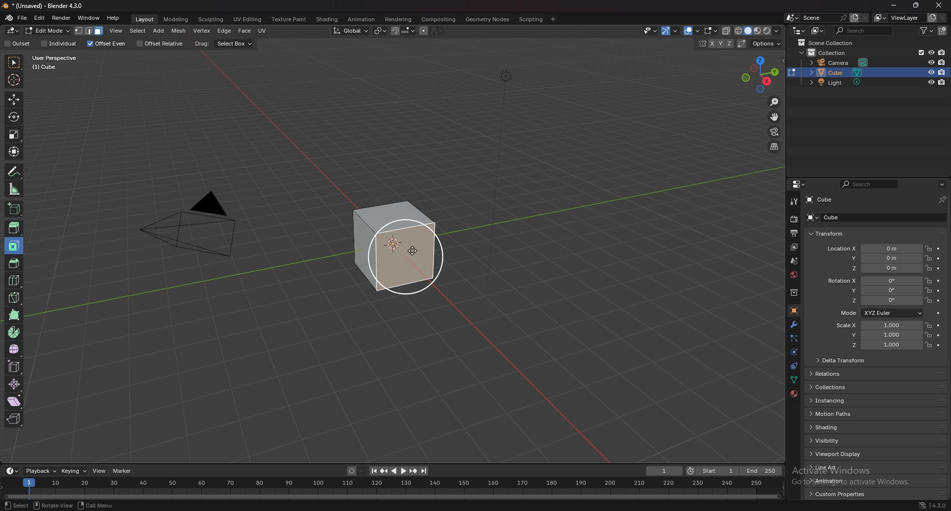 Image resolution: width=951 pixels, height=511 pixels. Describe the element at coordinates (356, 471) in the screenshot. I see `auto keying` at that location.